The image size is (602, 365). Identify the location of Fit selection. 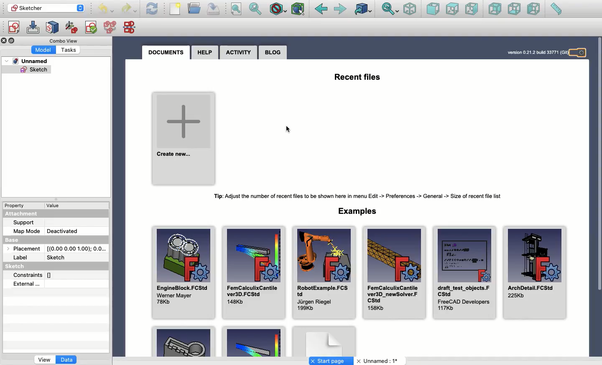
(255, 9).